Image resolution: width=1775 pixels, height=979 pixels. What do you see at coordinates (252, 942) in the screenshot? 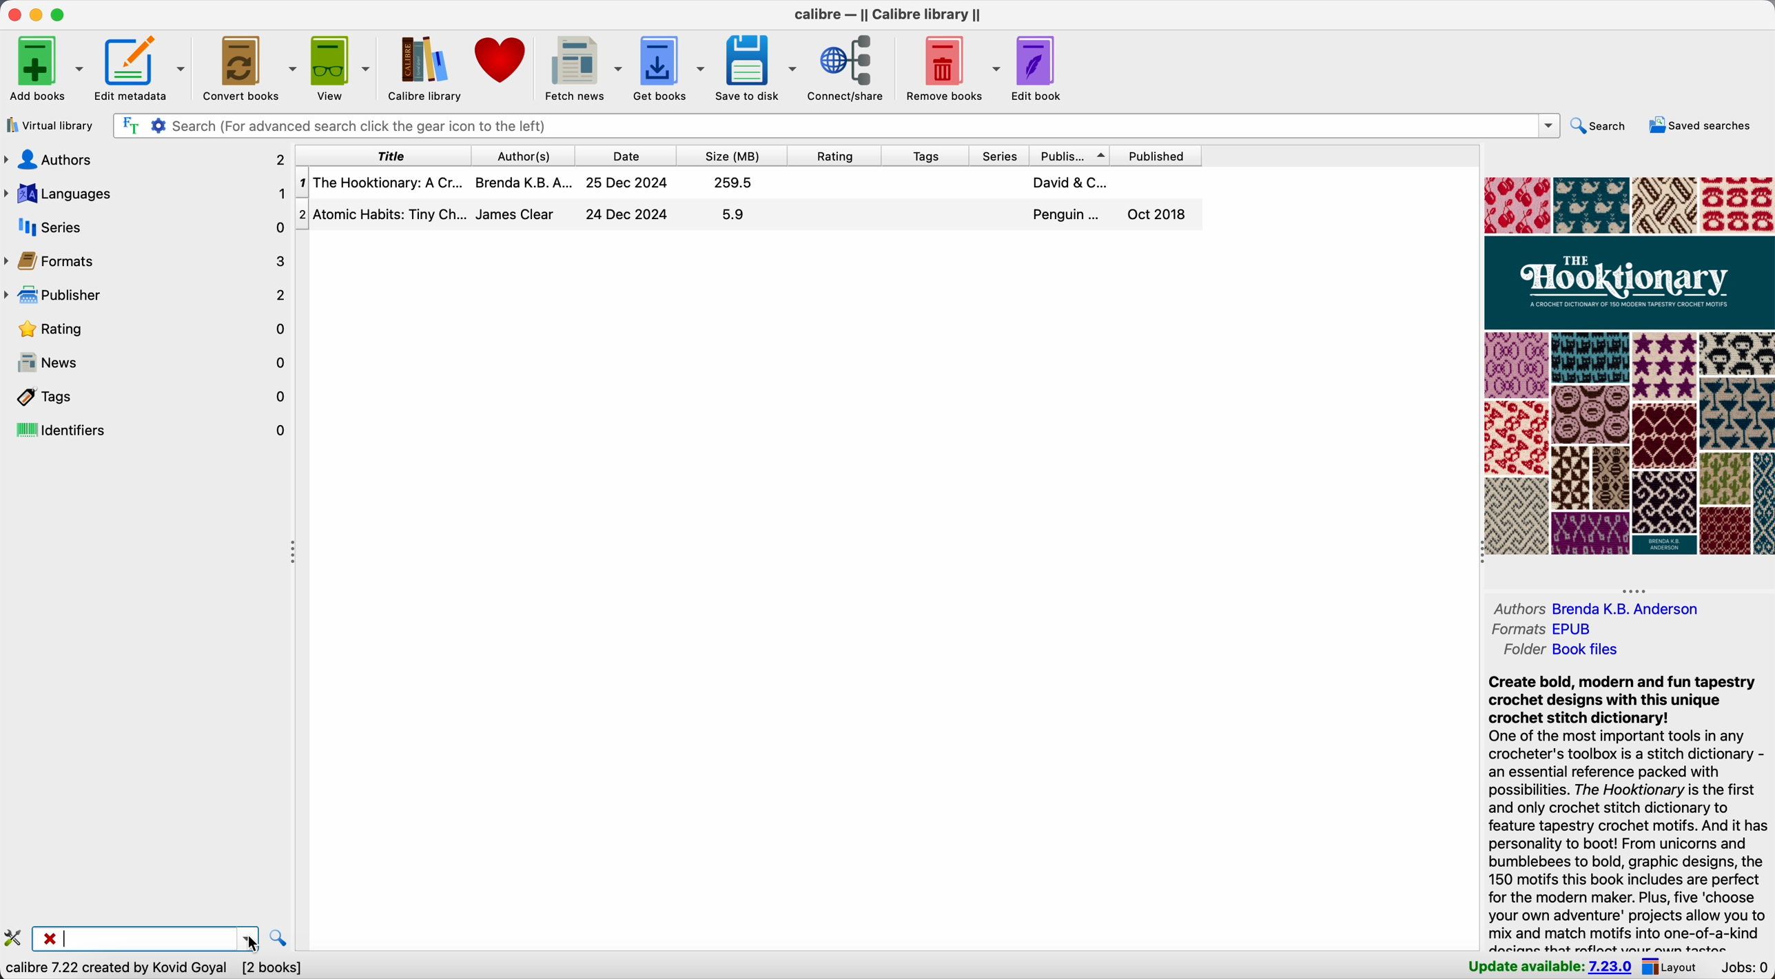
I see `cursor` at bounding box center [252, 942].